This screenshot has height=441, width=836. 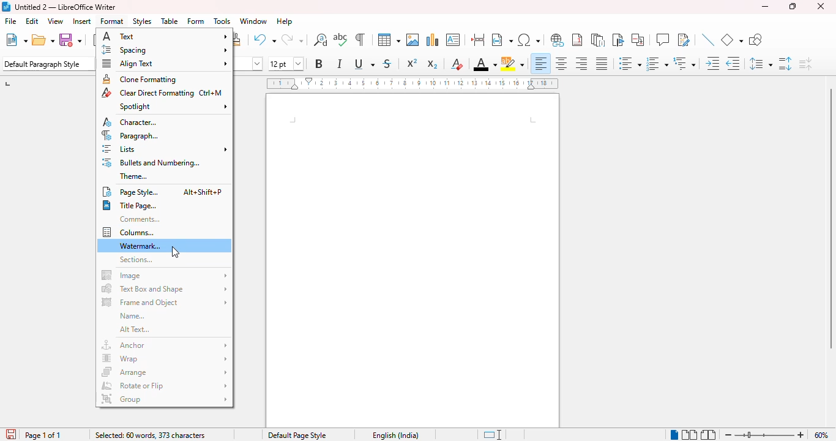 I want to click on cursor, so click(x=176, y=252).